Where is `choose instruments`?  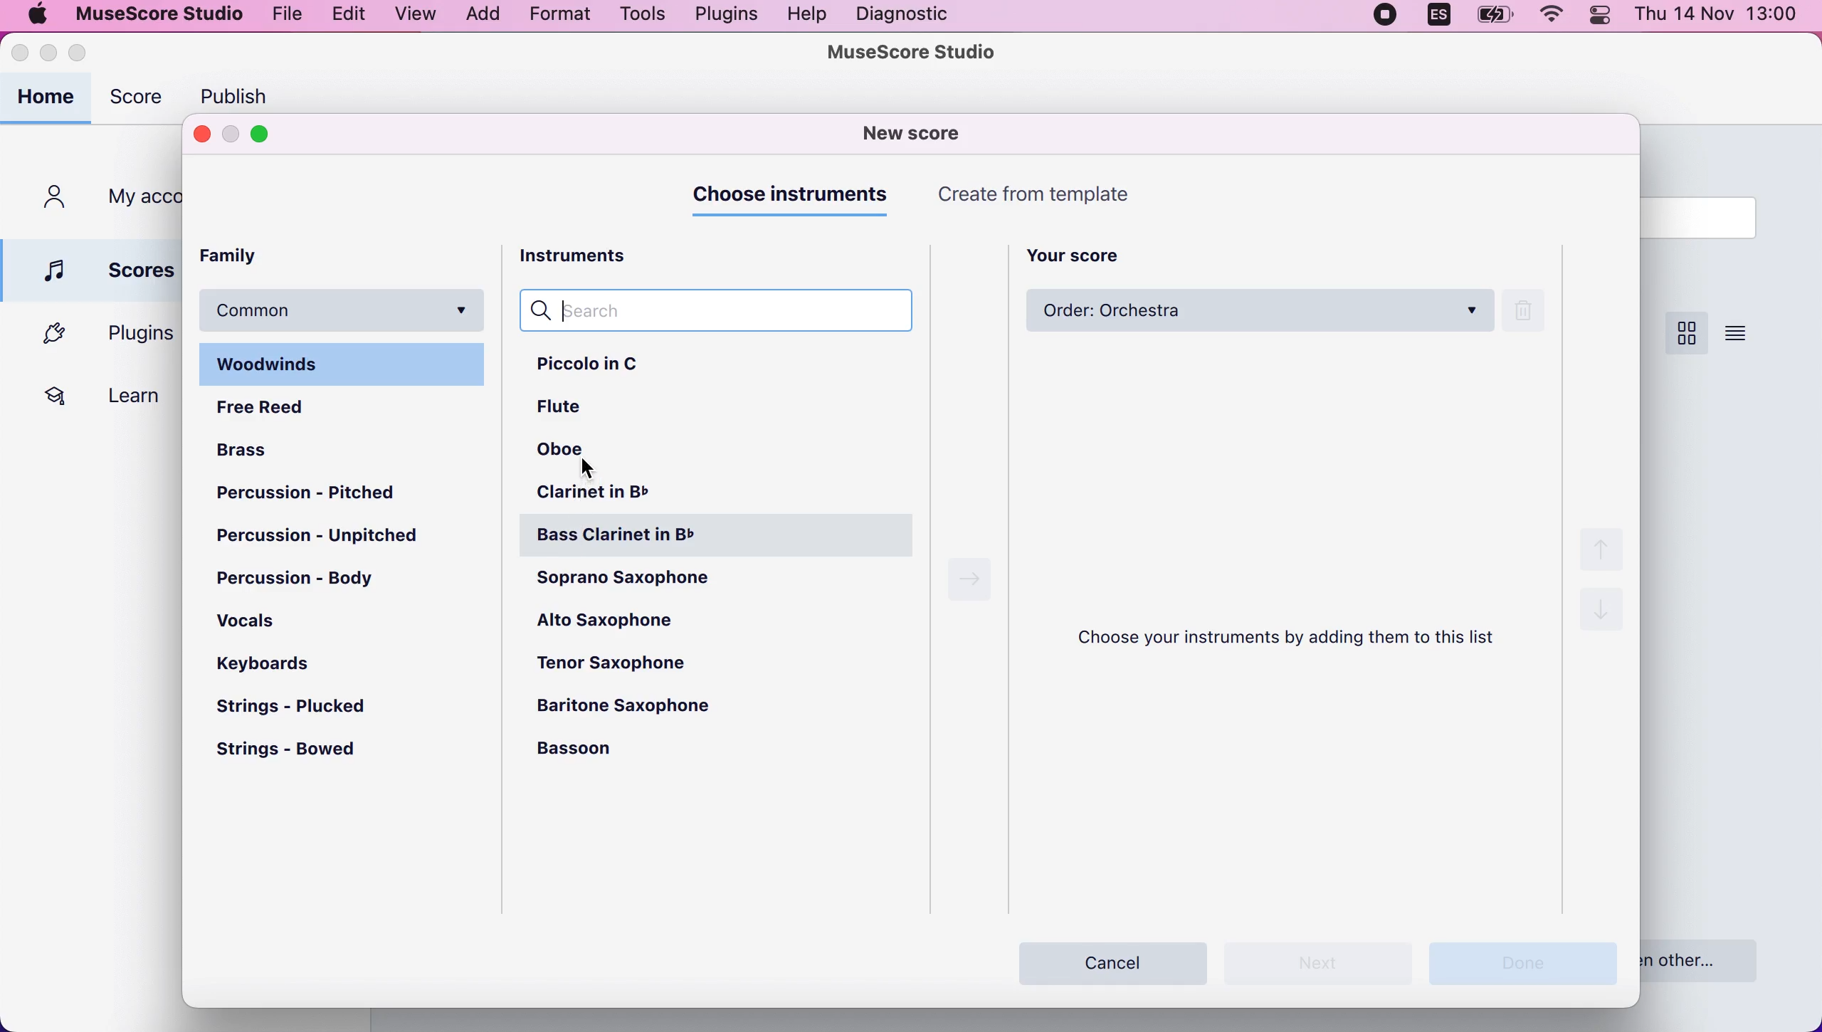
choose instruments is located at coordinates (795, 201).